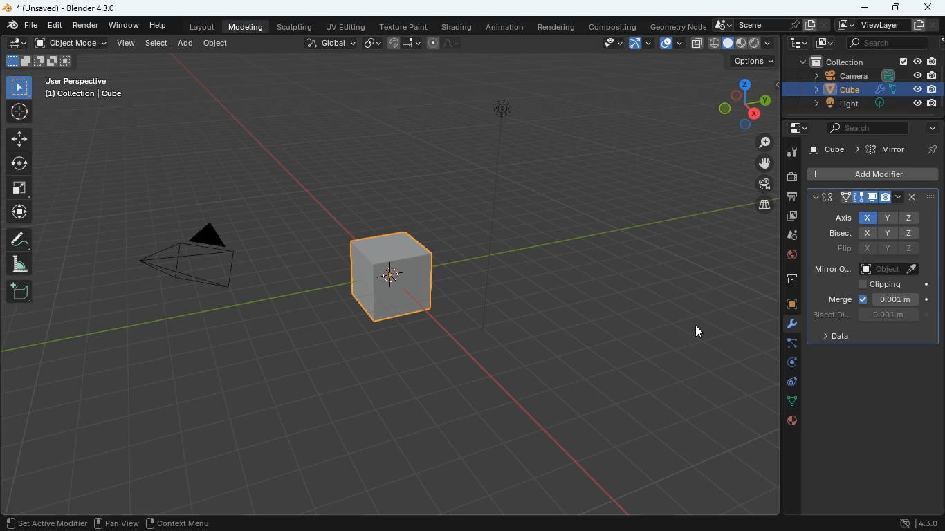 The height and width of the screenshot is (531, 945). What do you see at coordinates (674, 26) in the screenshot?
I see `geometry node` at bounding box center [674, 26].